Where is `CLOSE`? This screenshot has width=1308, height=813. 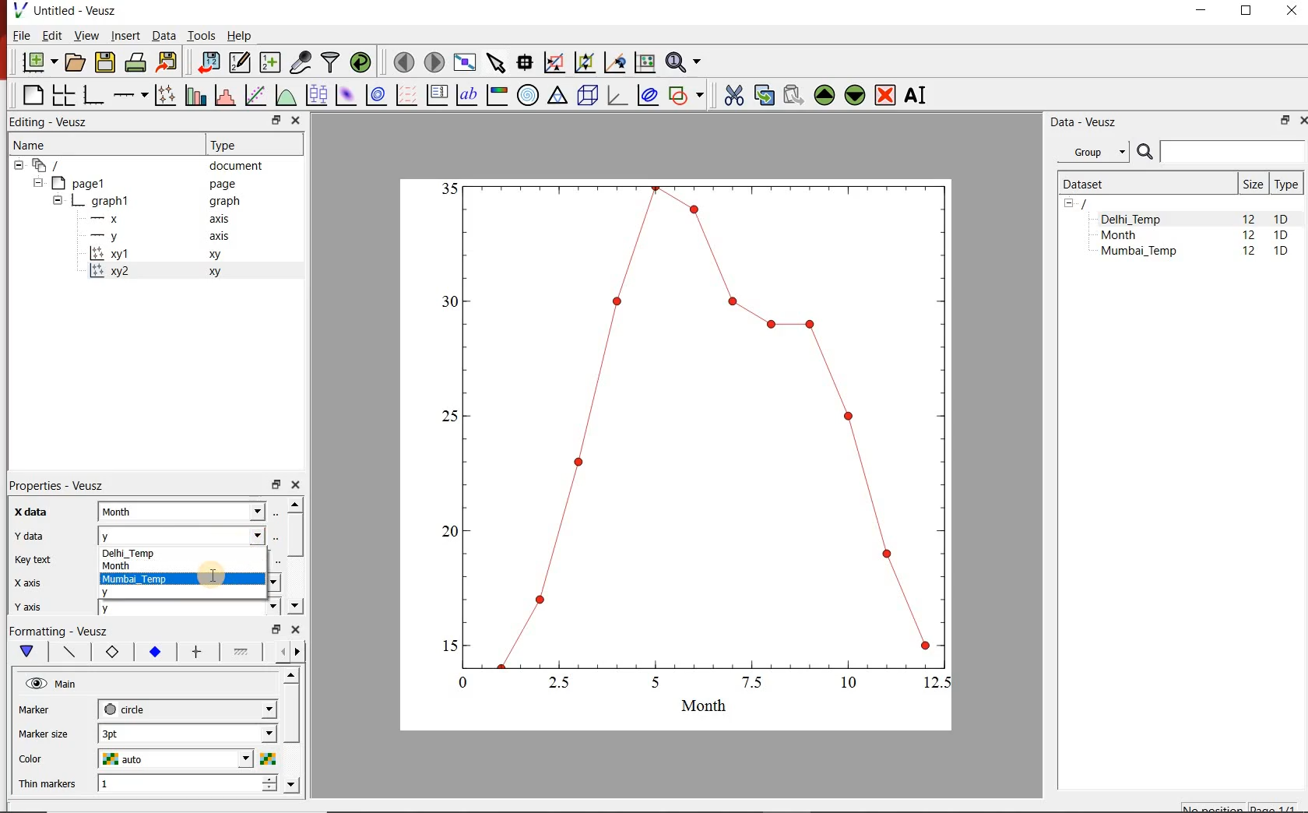
CLOSE is located at coordinates (1289, 10).